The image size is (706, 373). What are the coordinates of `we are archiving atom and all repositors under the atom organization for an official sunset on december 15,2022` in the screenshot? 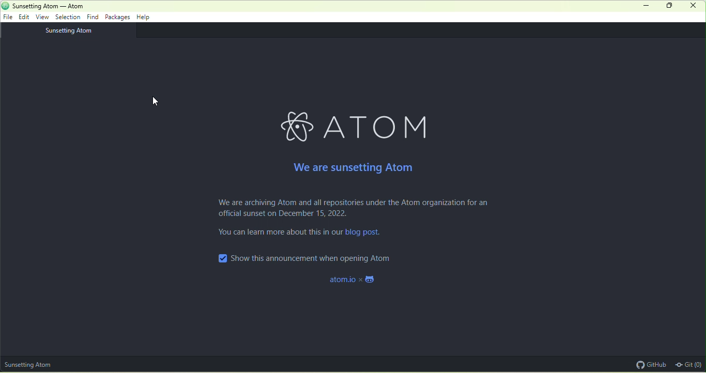 It's located at (355, 210).